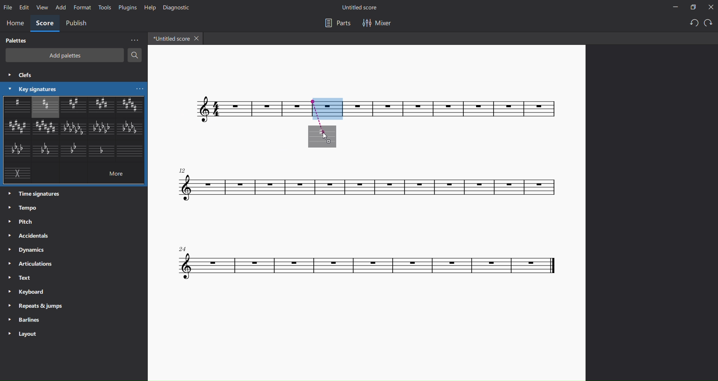 The height and width of the screenshot is (381, 718). What do you see at coordinates (148, 7) in the screenshot?
I see `help` at bounding box center [148, 7].